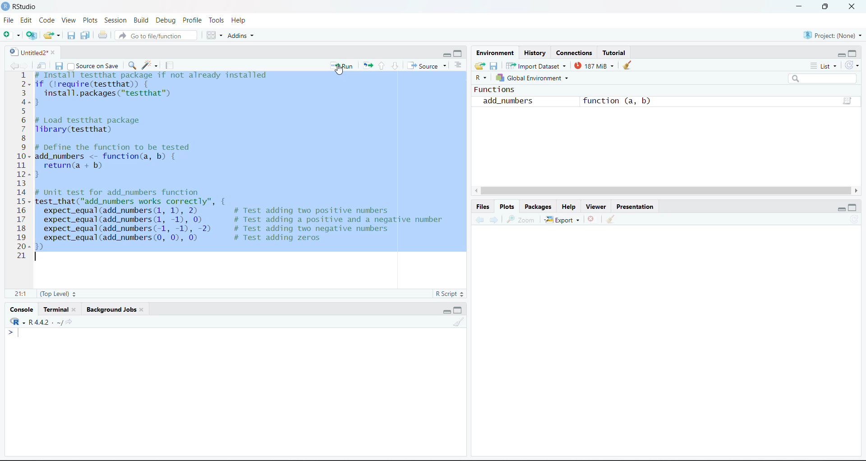  I want to click on clear console, so click(458, 322).